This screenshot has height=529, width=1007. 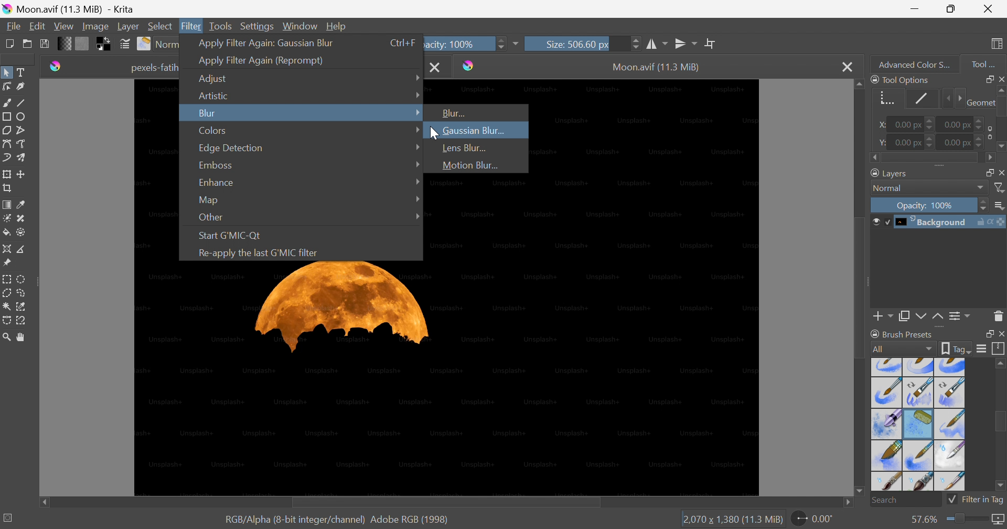 What do you see at coordinates (928, 188) in the screenshot?
I see `Normal` at bounding box center [928, 188].